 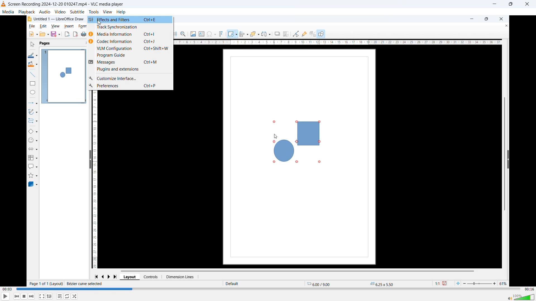 I want to click on play , so click(x=6, y=296).